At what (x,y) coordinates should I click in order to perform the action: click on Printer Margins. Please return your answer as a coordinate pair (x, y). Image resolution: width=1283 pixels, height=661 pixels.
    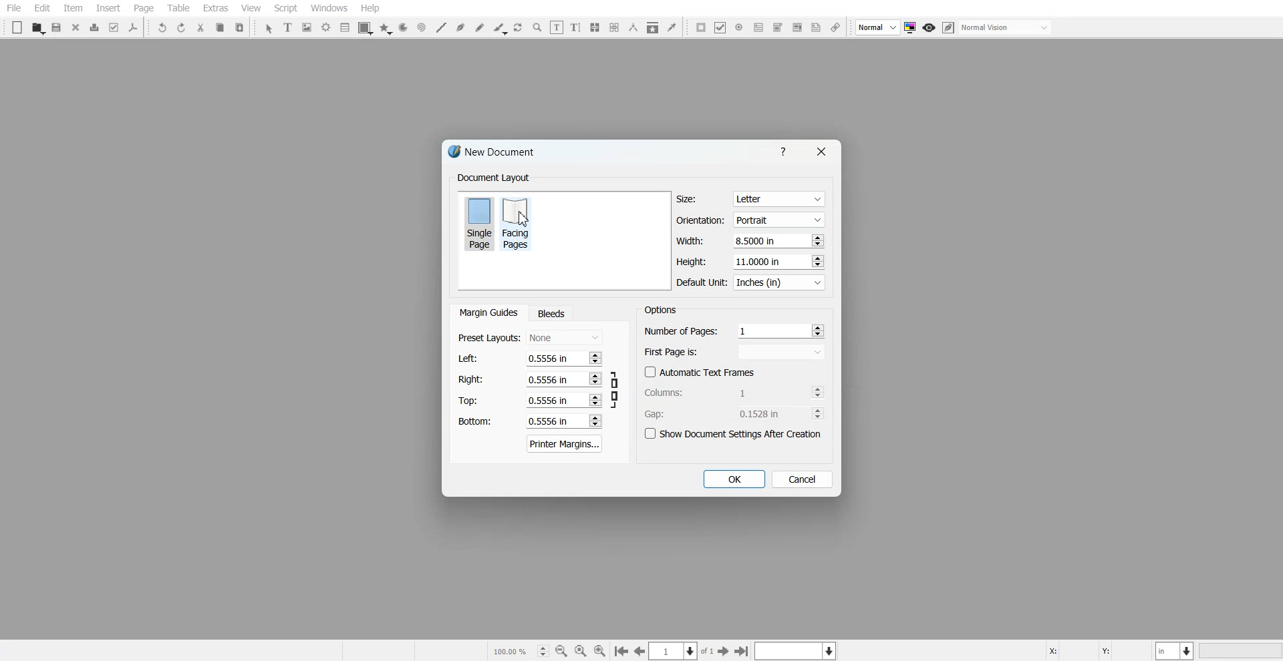
    Looking at the image, I should click on (565, 443).